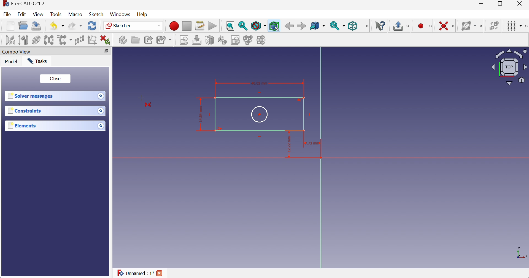 The height and width of the screenshot is (278, 529). I want to click on Edit, so click(21, 14).